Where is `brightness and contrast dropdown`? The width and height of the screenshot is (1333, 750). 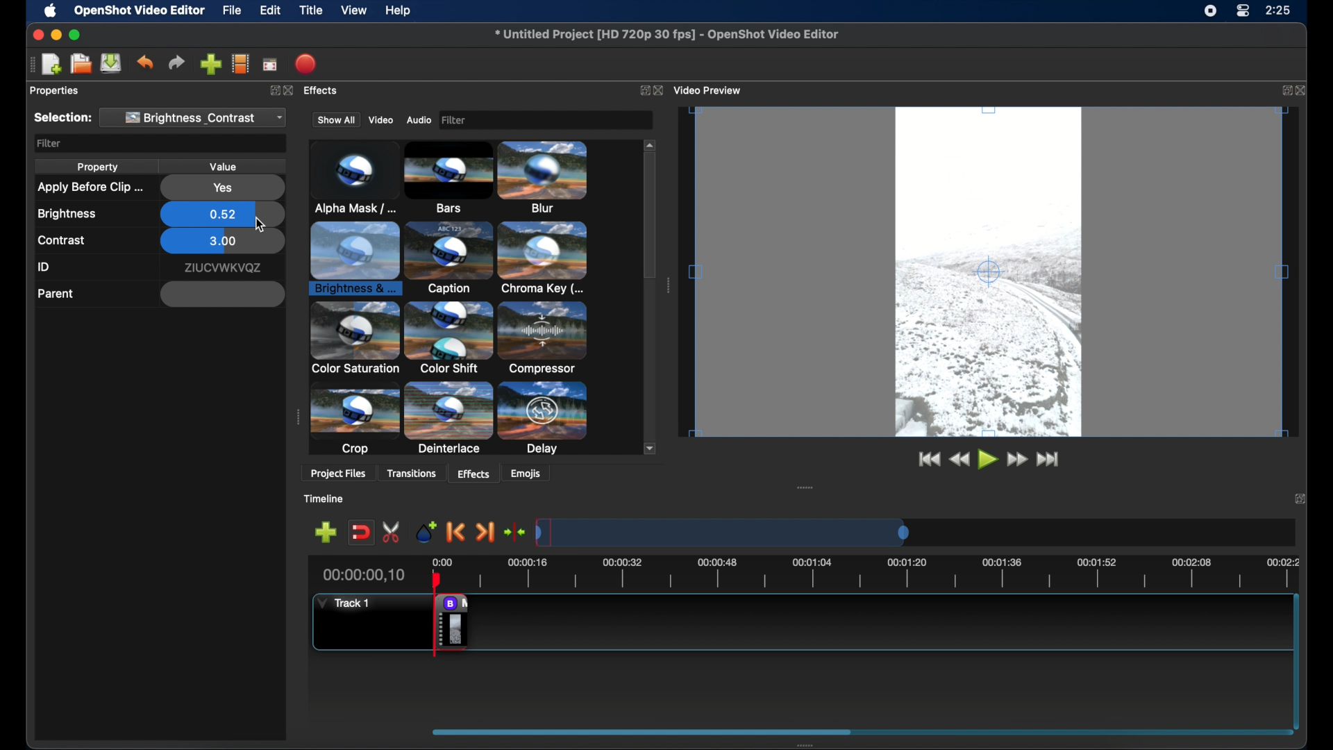
brightness and contrast dropdown is located at coordinates (197, 117).